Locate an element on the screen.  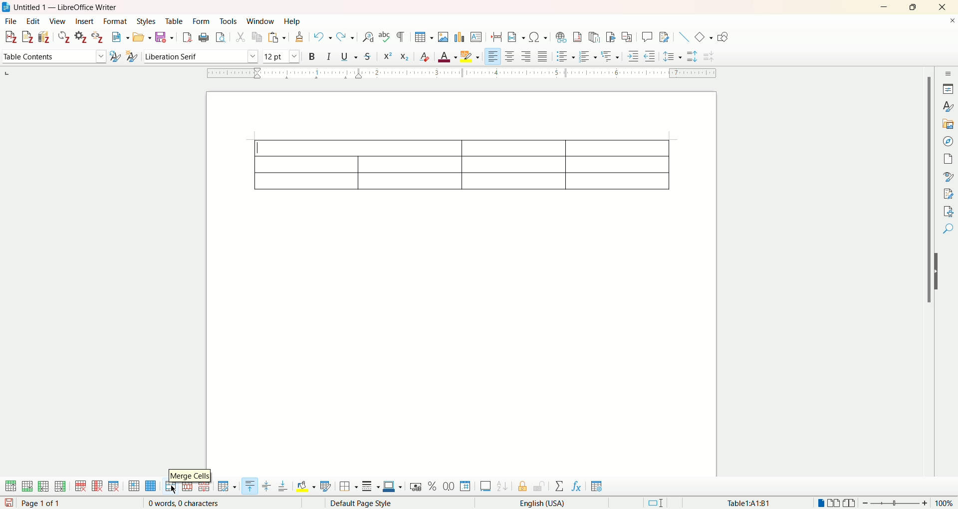
insert row above is located at coordinates (11, 484).